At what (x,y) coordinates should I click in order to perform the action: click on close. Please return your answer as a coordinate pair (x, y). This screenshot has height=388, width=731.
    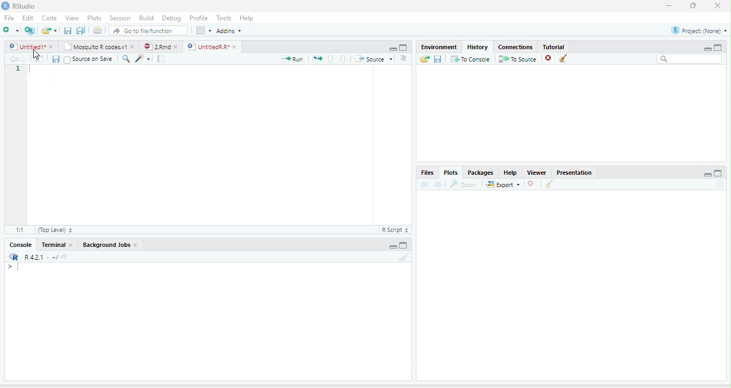
    Looking at the image, I should click on (70, 245).